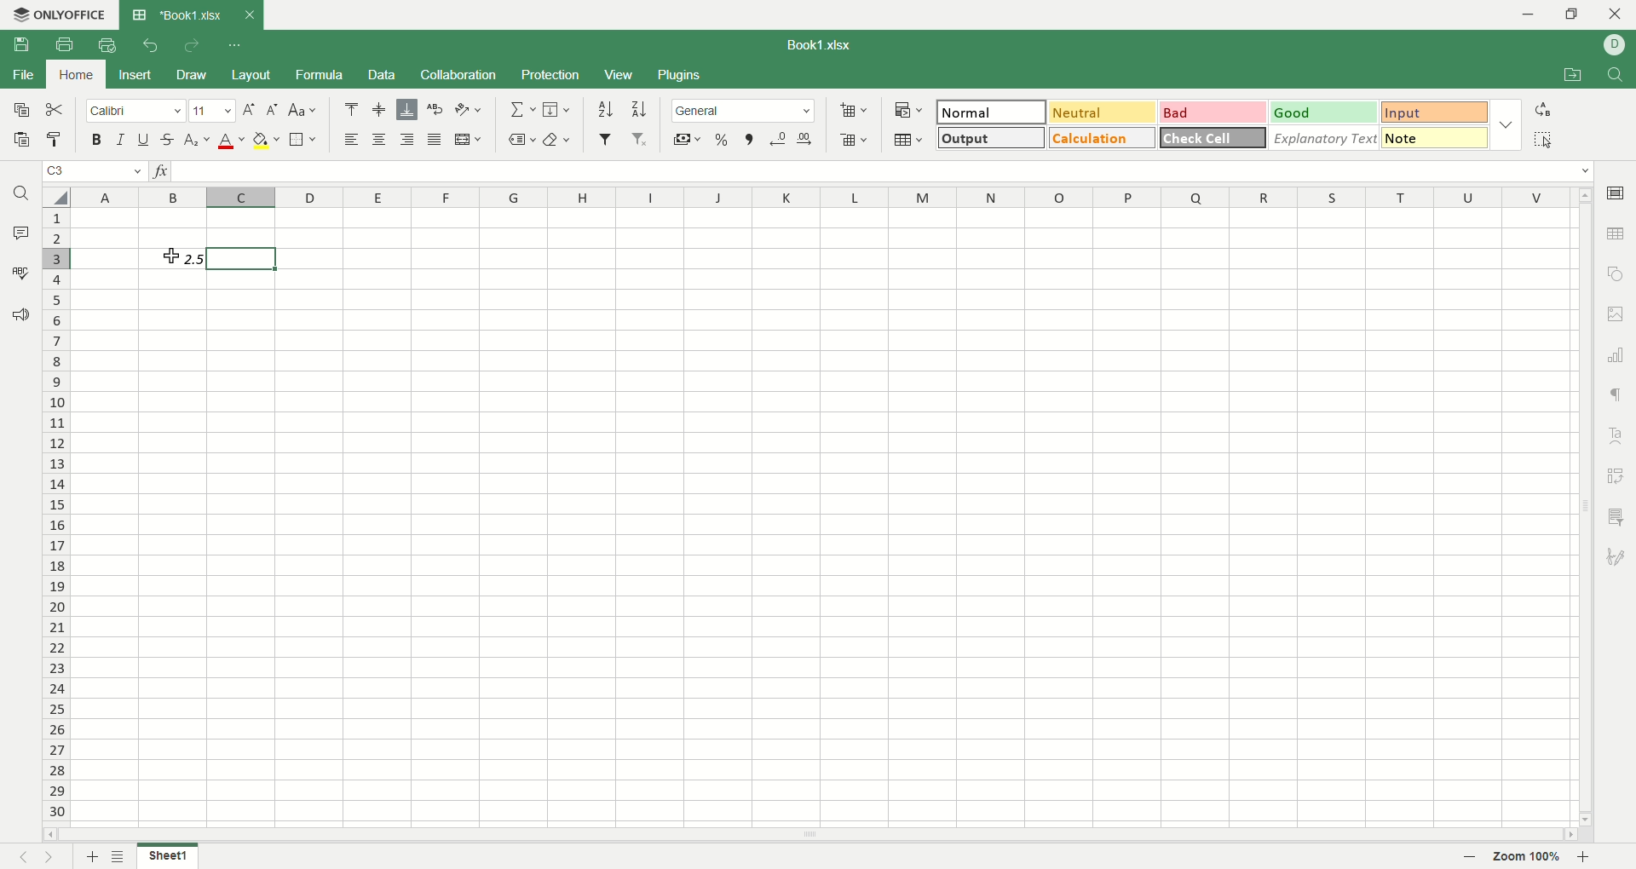  What do you see at coordinates (1616, 192) in the screenshot?
I see `cell setting` at bounding box center [1616, 192].